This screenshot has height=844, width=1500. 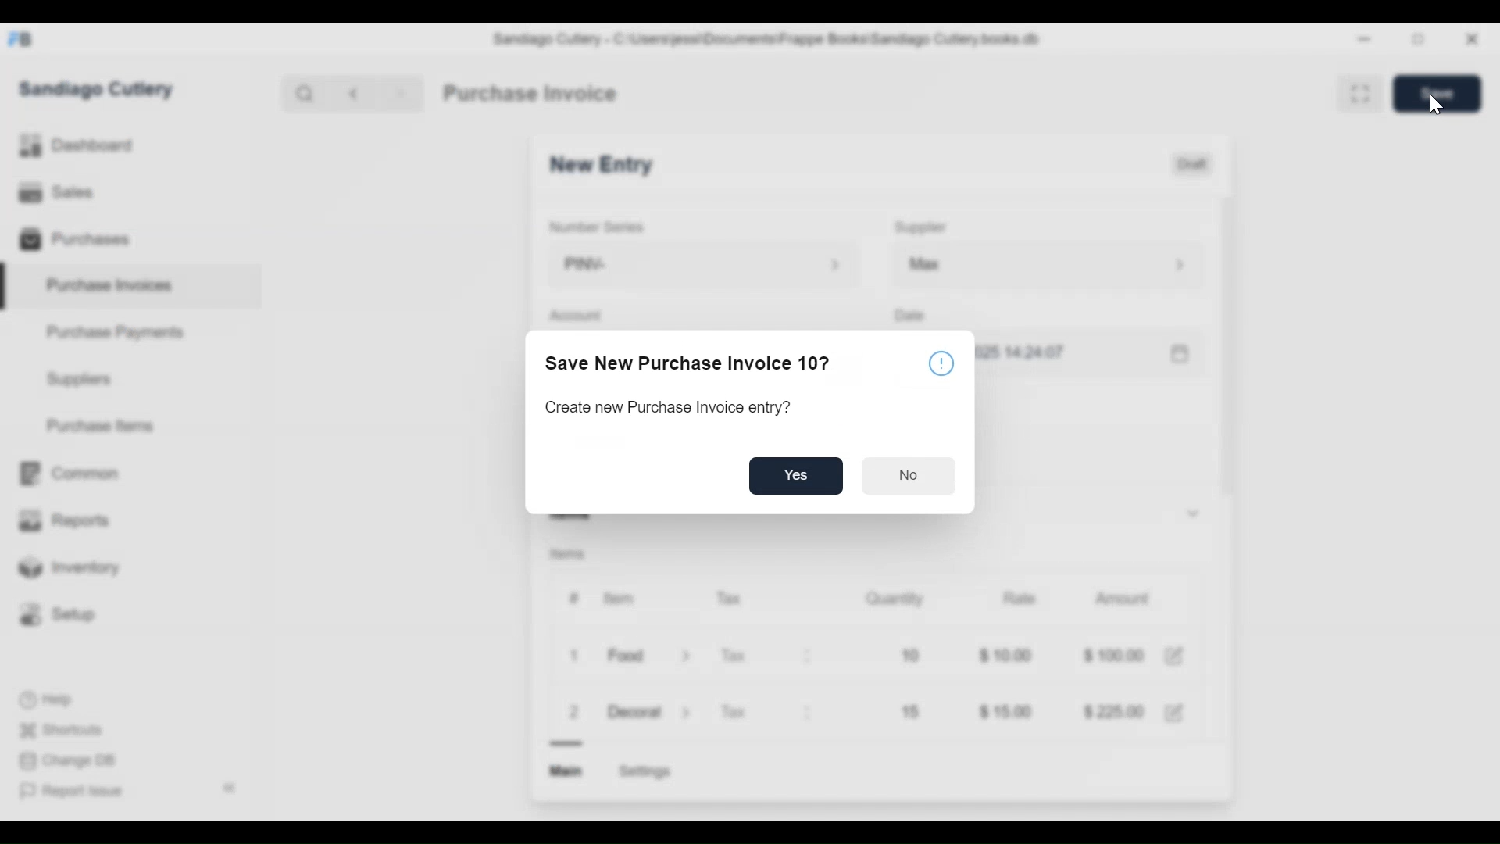 What do you see at coordinates (798, 477) in the screenshot?
I see `Yes` at bounding box center [798, 477].